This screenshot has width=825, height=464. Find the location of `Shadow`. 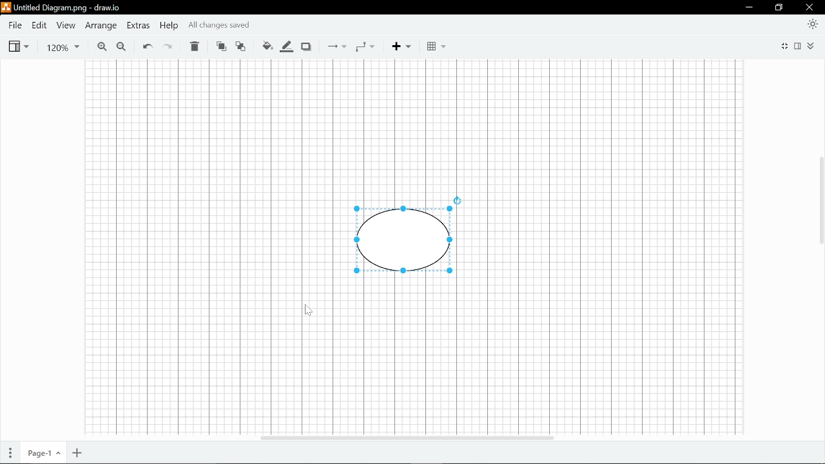

Shadow is located at coordinates (305, 47).